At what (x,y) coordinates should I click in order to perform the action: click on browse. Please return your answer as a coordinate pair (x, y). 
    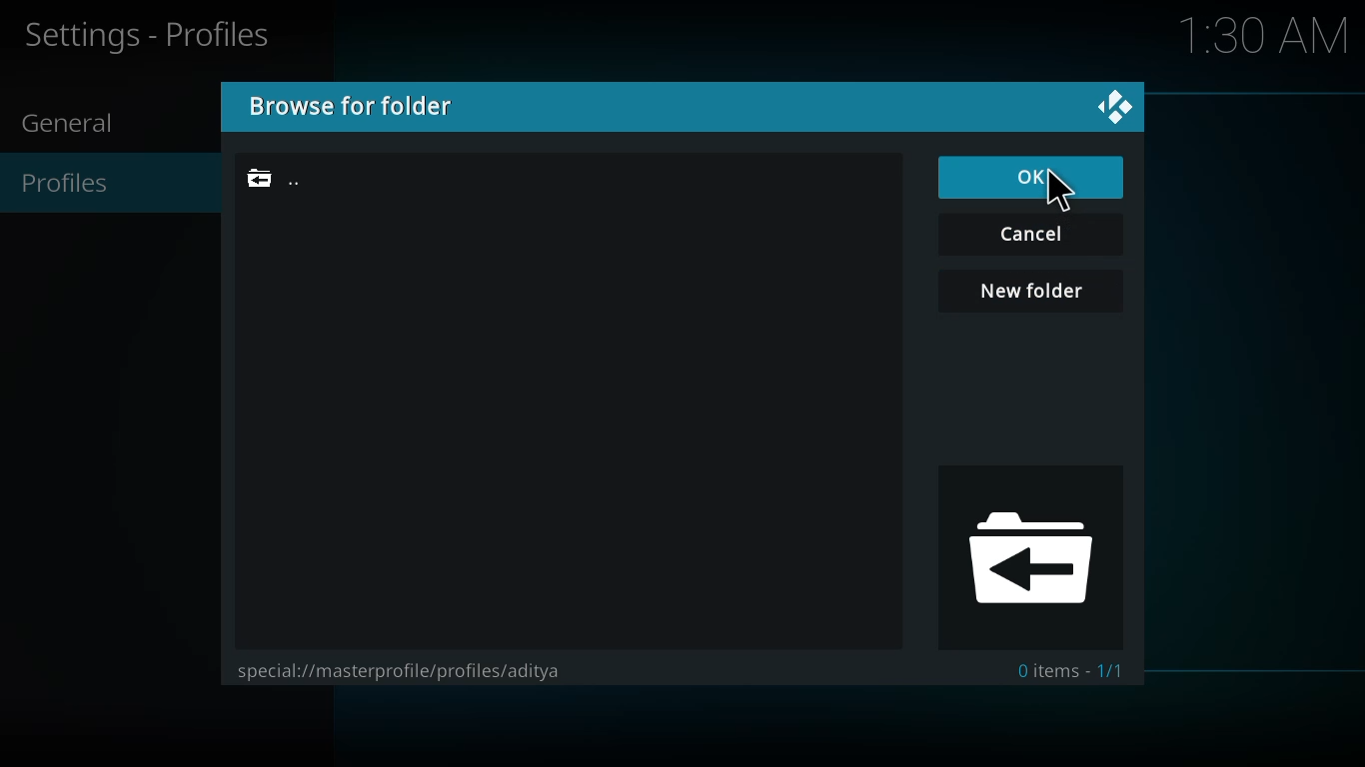
    Looking at the image, I should click on (353, 105).